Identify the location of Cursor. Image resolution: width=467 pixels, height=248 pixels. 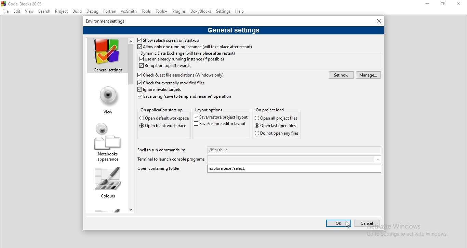
(346, 224).